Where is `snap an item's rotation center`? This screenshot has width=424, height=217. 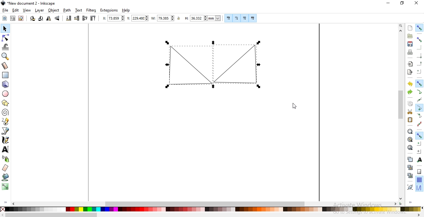 snap an item's rotation center is located at coordinates (419, 151).